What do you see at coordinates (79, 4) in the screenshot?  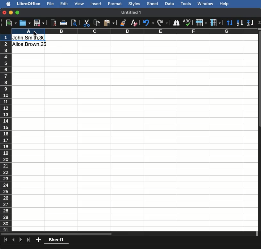 I see `View` at bounding box center [79, 4].